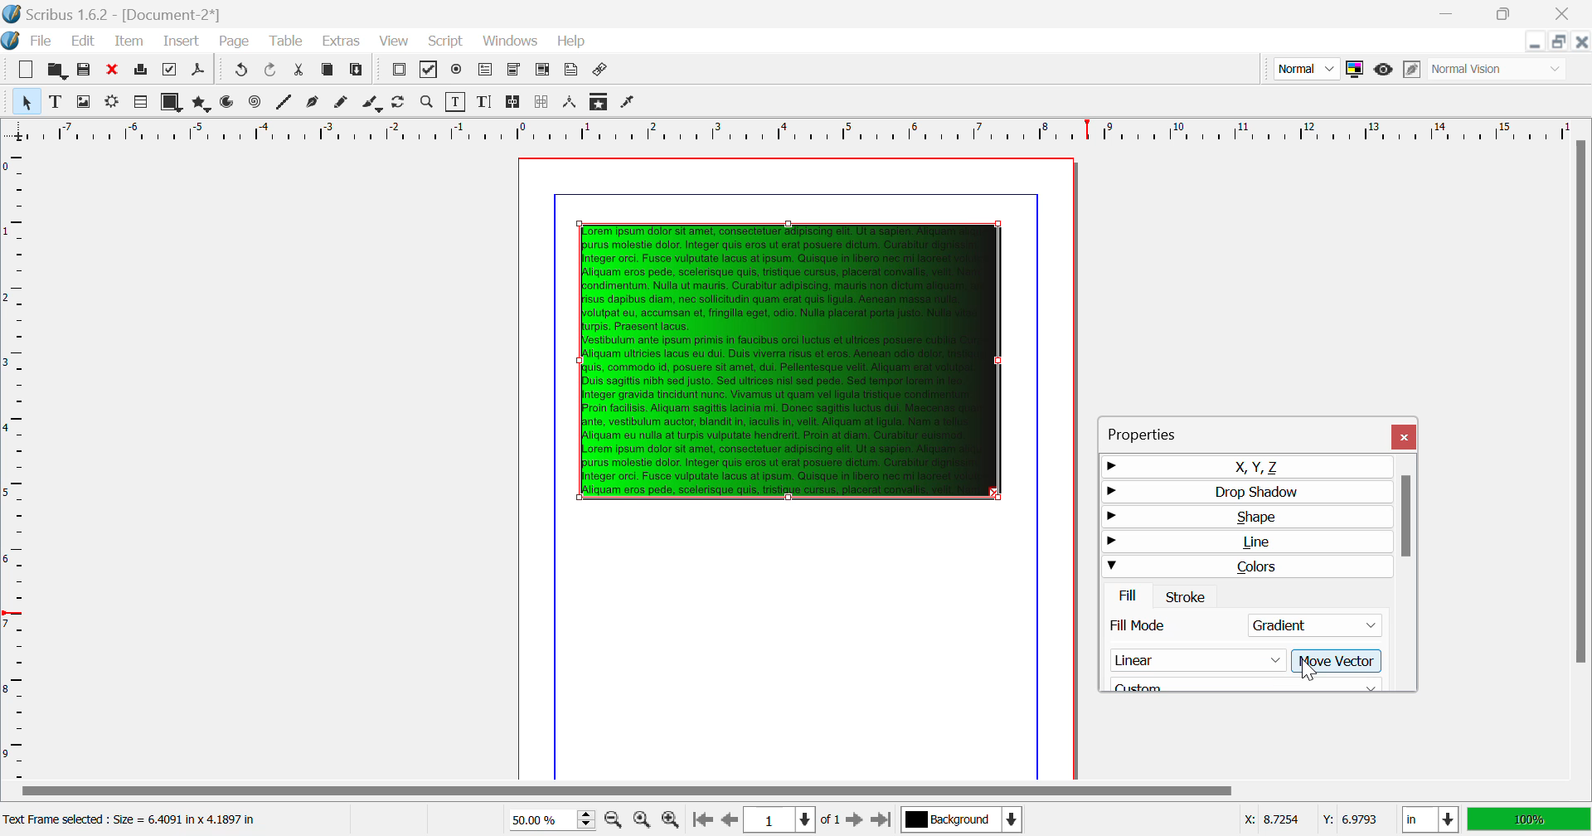  Describe the element at coordinates (133, 820) in the screenshot. I see `Text Frame selected: Size = 6.4091 in x 4.1897 in` at that location.